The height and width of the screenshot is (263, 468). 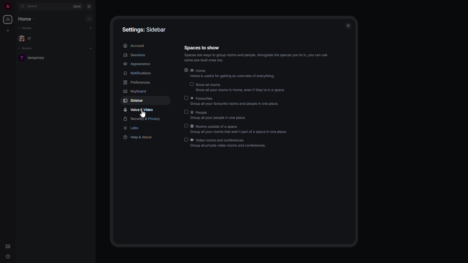 I want to click on sessions, so click(x=136, y=55).